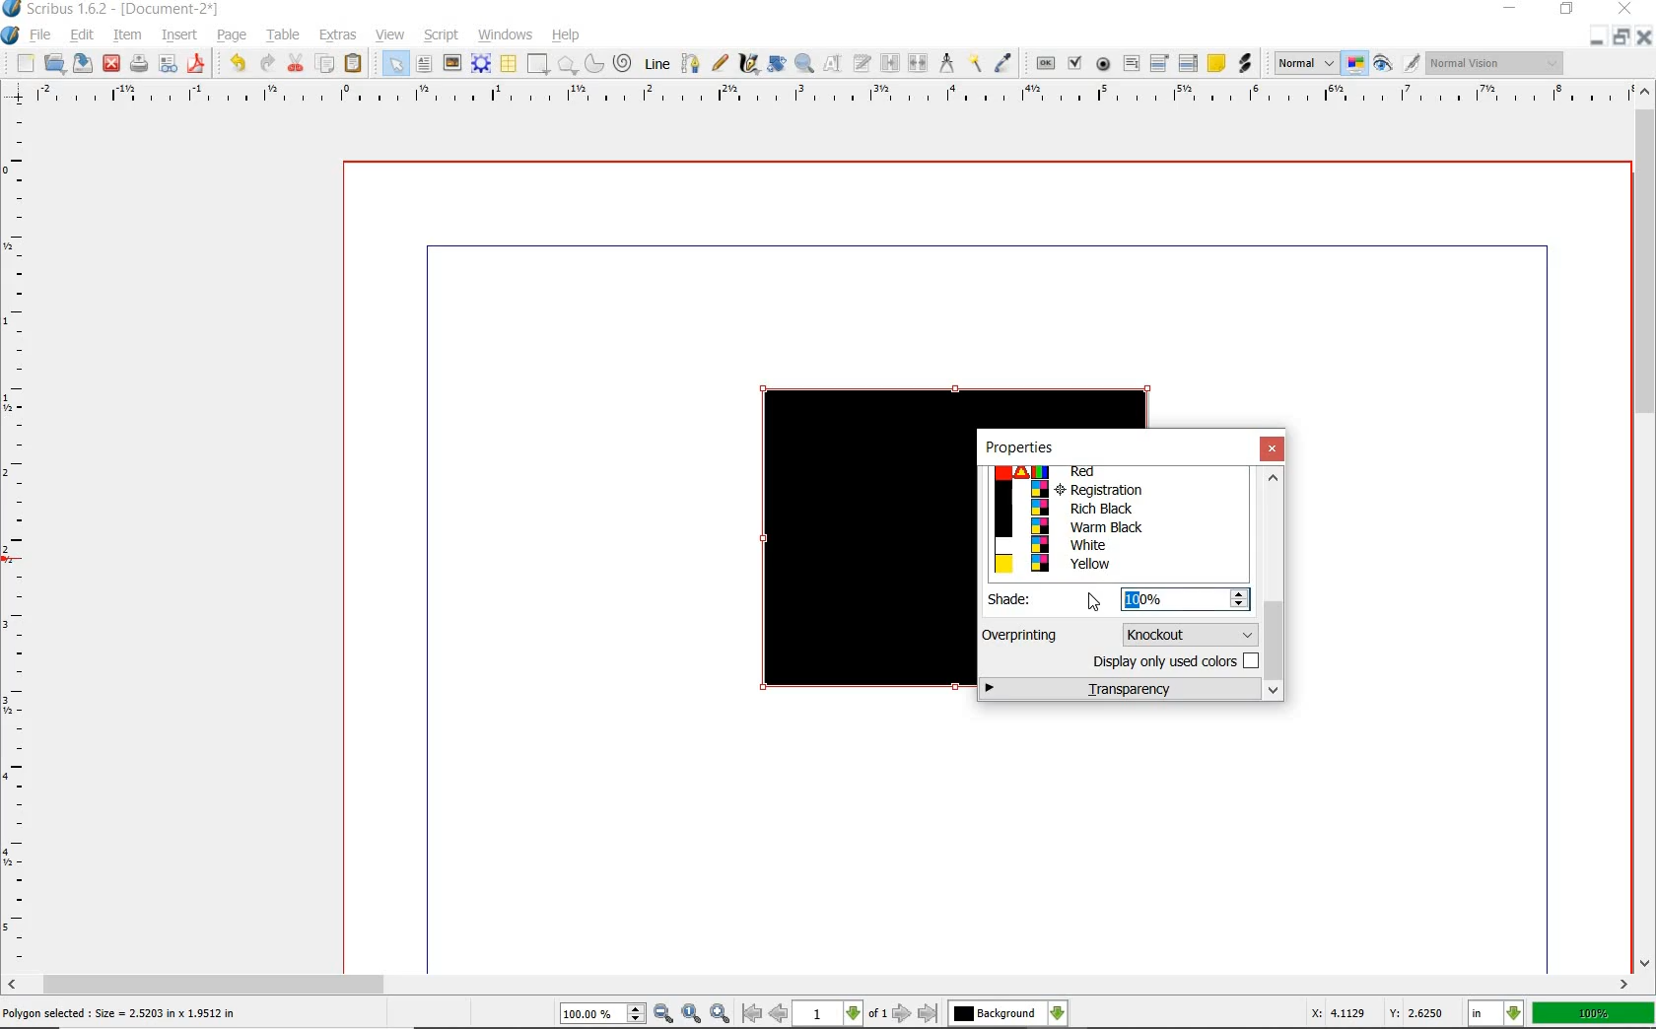  I want to click on MINIMIZE, so click(1594, 42).